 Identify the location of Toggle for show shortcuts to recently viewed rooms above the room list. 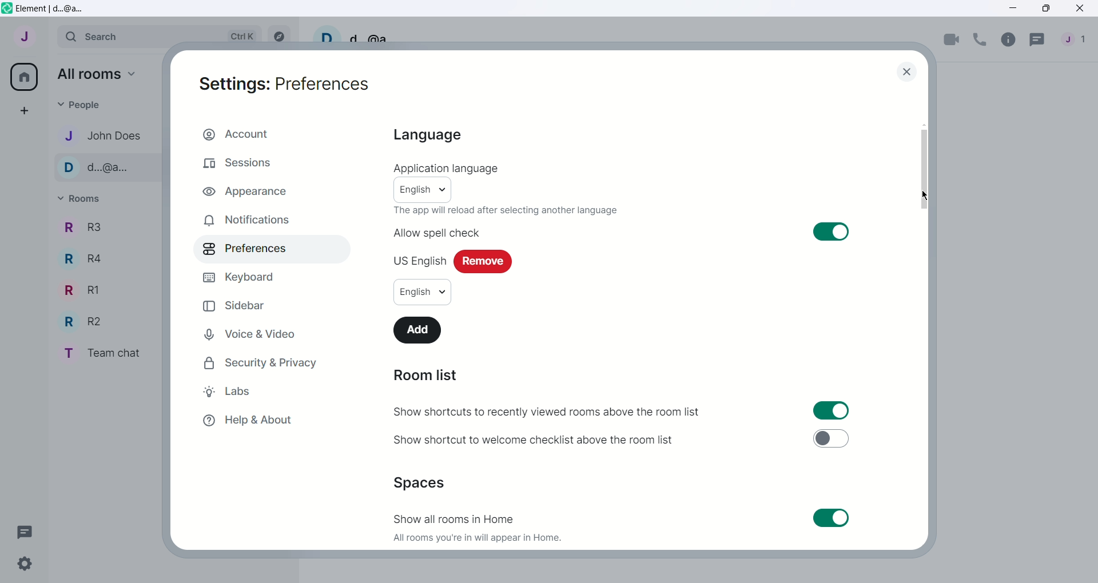
(832, 410).